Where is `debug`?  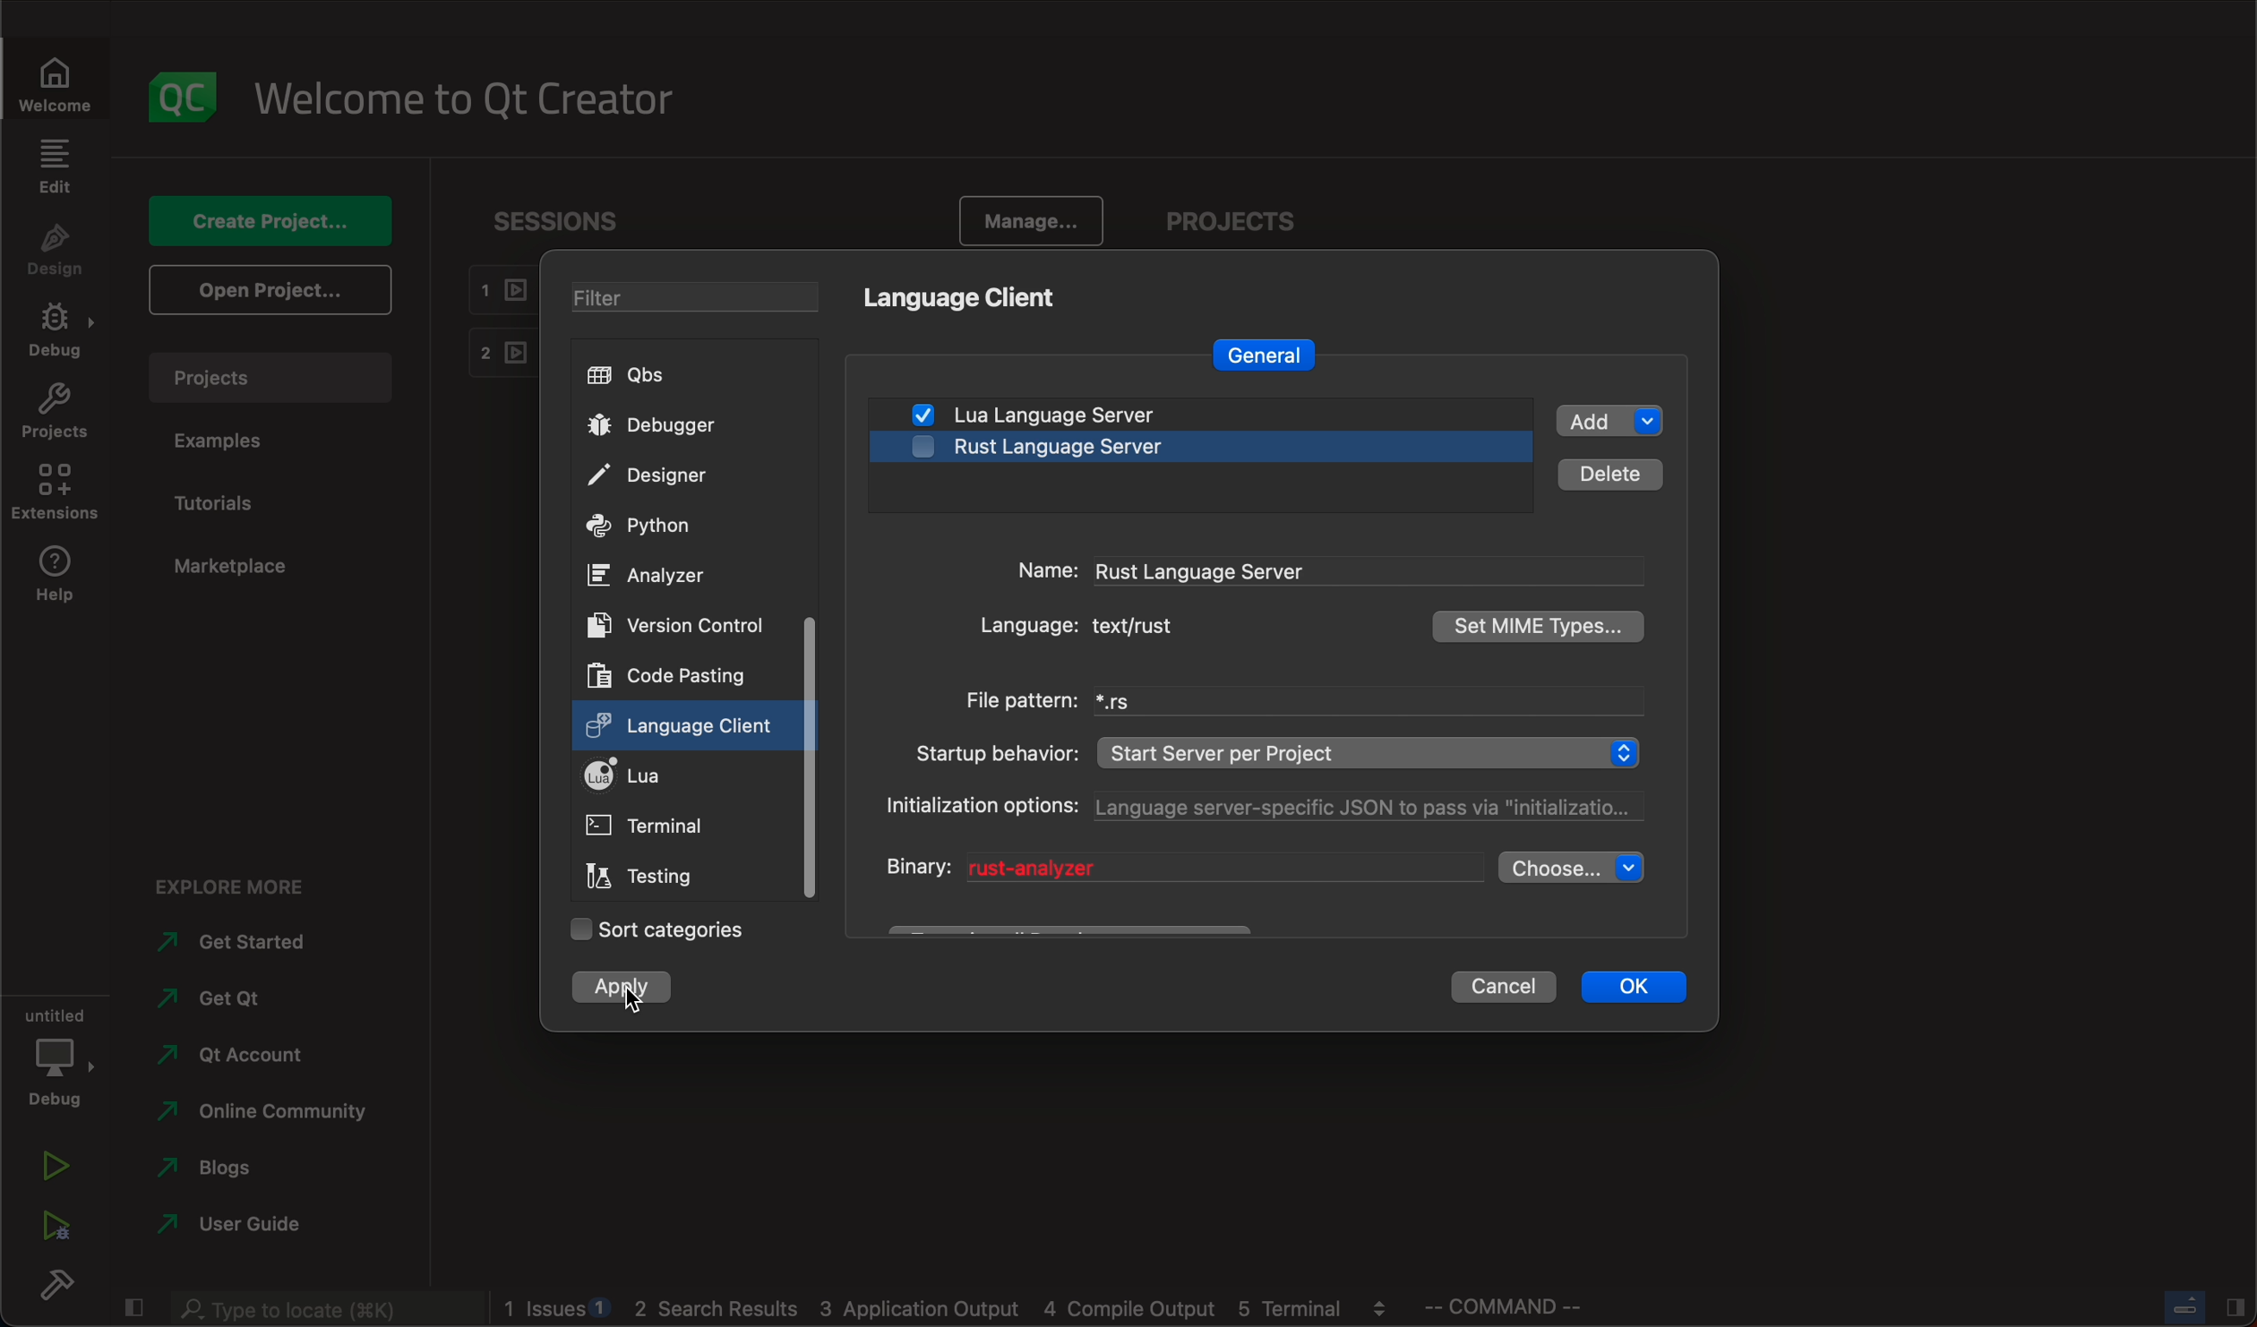
debug is located at coordinates (57, 331).